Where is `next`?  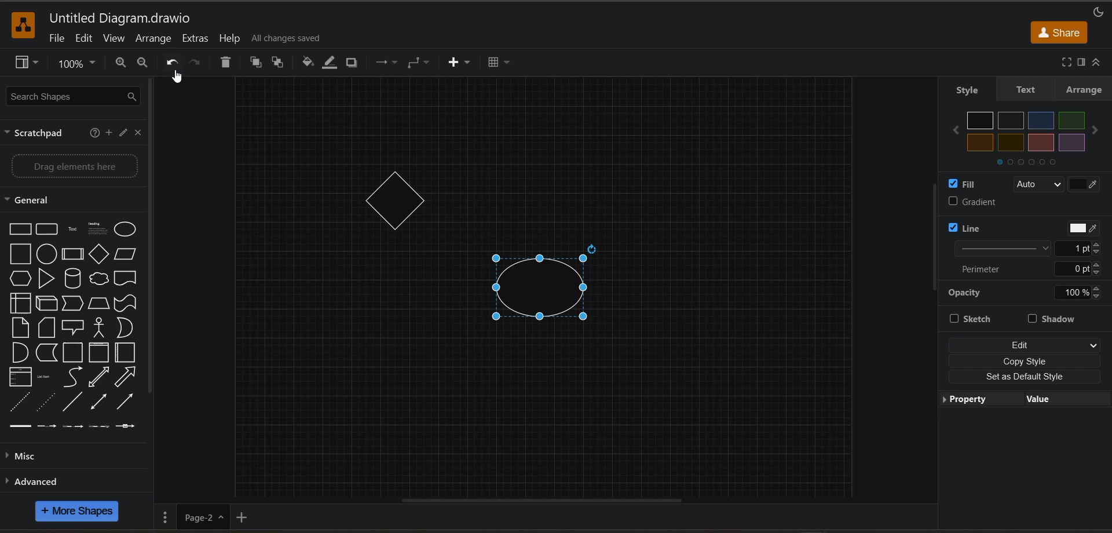 next is located at coordinates (1097, 130).